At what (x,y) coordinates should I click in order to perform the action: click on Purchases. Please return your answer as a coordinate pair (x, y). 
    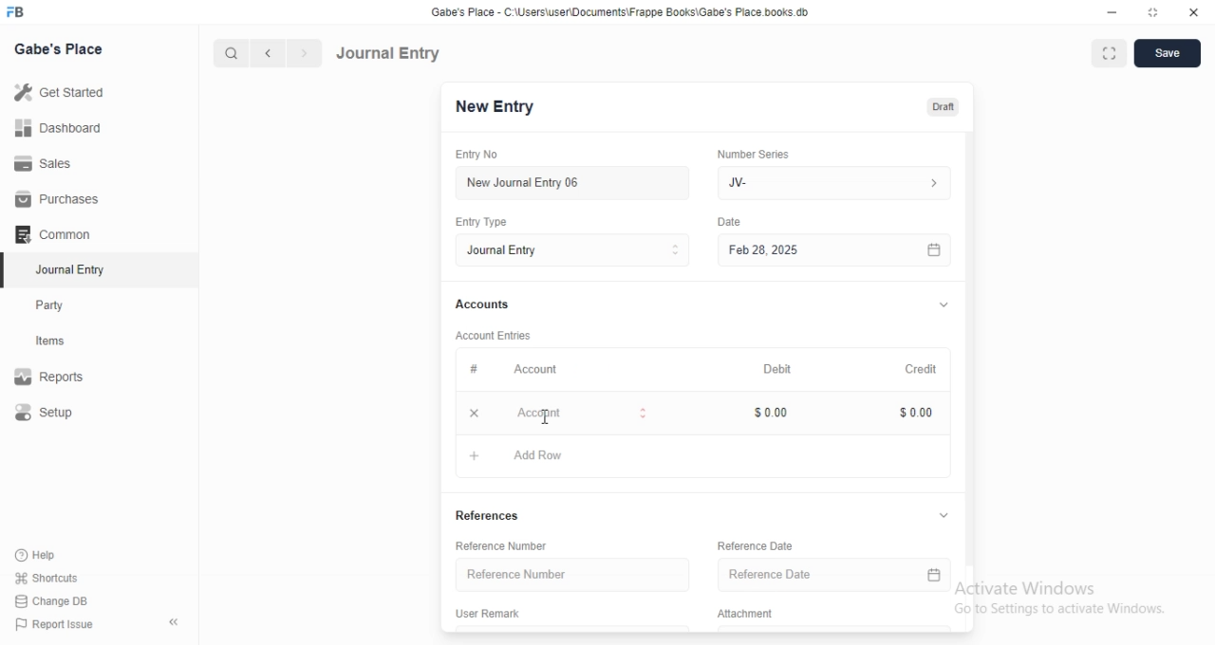
    Looking at the image, I should click on (60, 199).